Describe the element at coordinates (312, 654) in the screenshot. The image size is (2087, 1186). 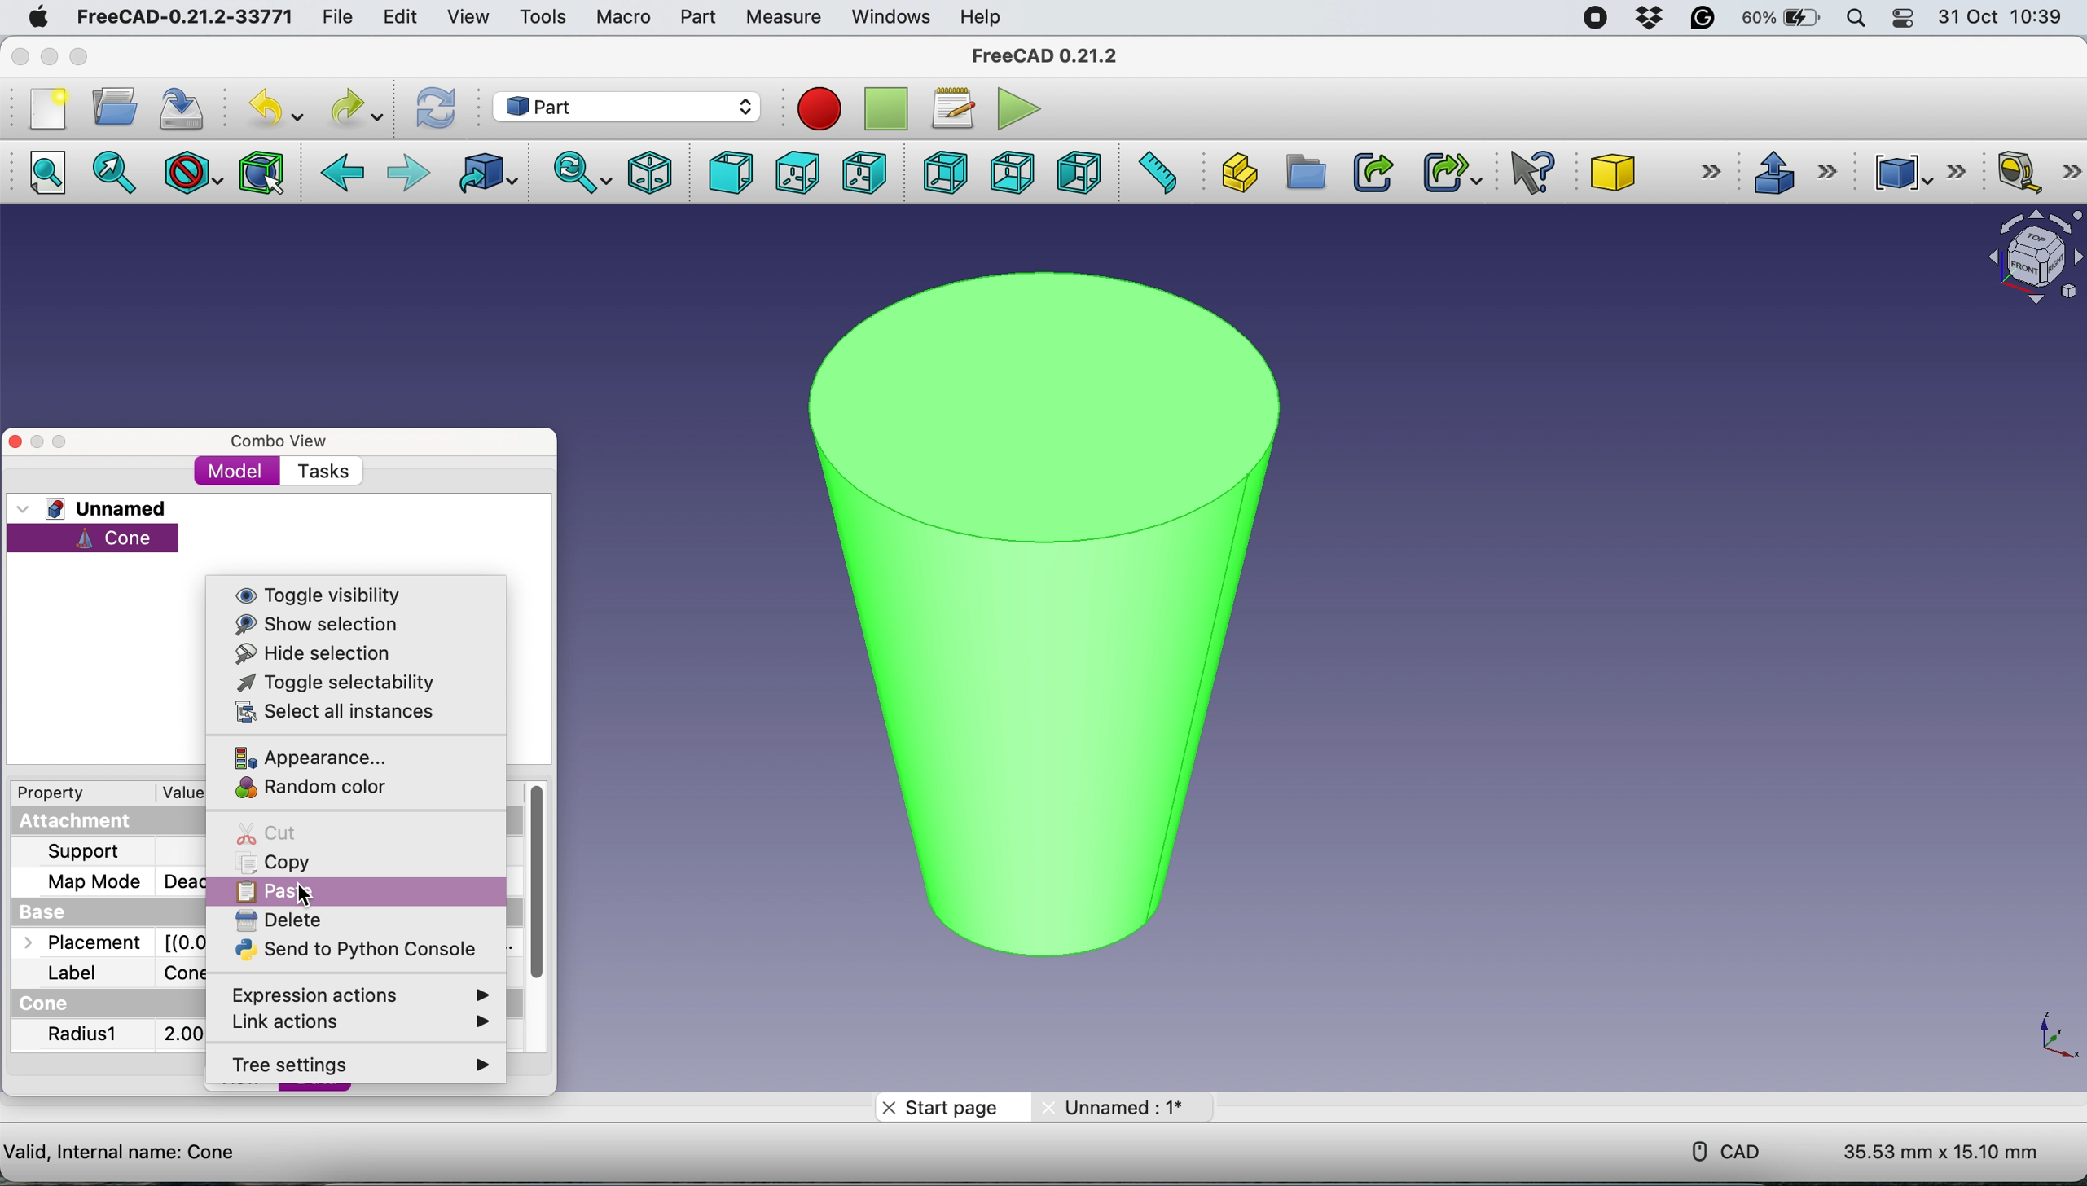
I see `hide selection` at that location.